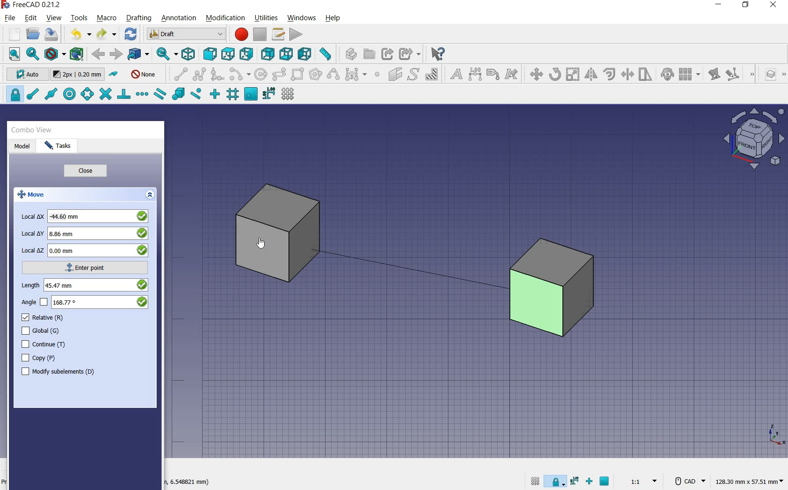 The image size is (788, 490). Describe the element at coordinates (226, 18) in the screenshot. I see `modification` at that location.